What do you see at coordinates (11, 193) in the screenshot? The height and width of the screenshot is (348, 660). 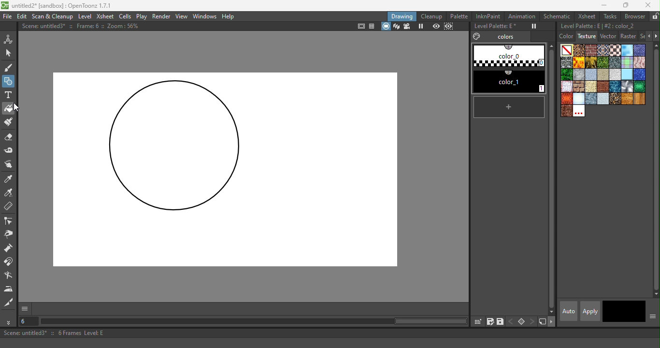 I see `RGB Picker tool` at bounding box center [11, 193].